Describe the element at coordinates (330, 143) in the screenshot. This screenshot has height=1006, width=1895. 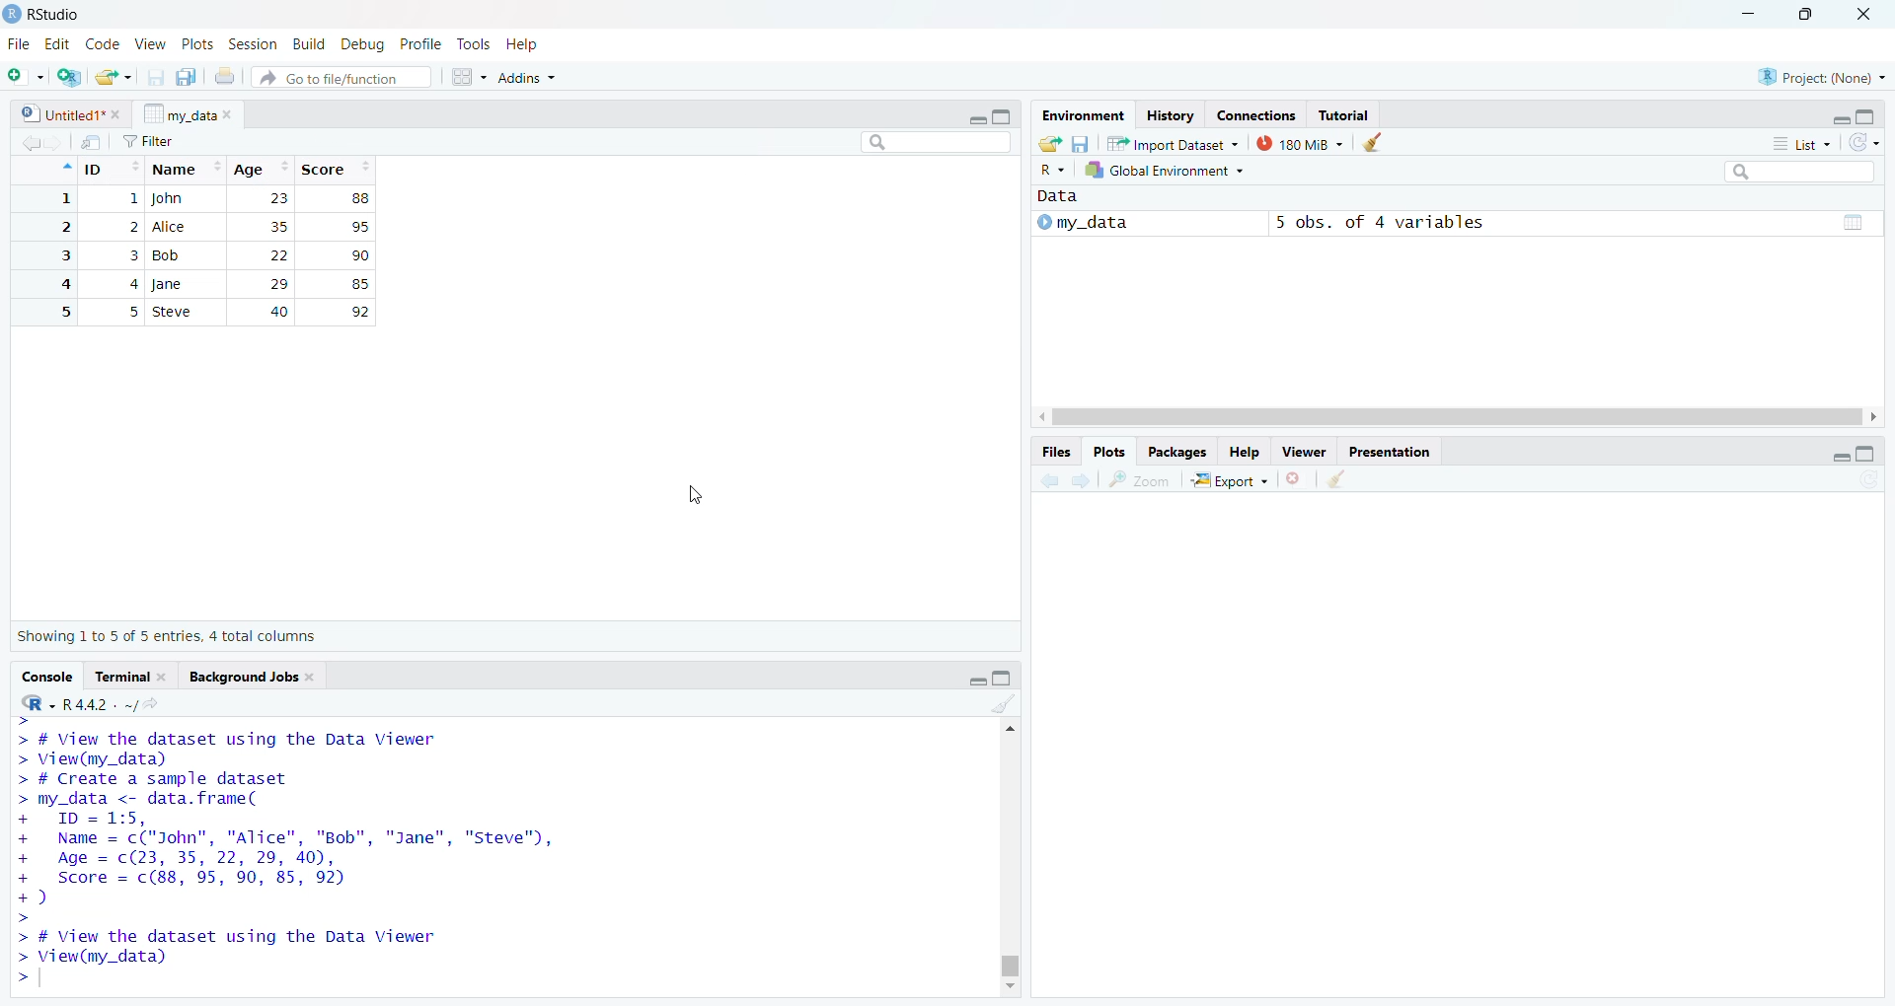
I see `Clear ` at that location.